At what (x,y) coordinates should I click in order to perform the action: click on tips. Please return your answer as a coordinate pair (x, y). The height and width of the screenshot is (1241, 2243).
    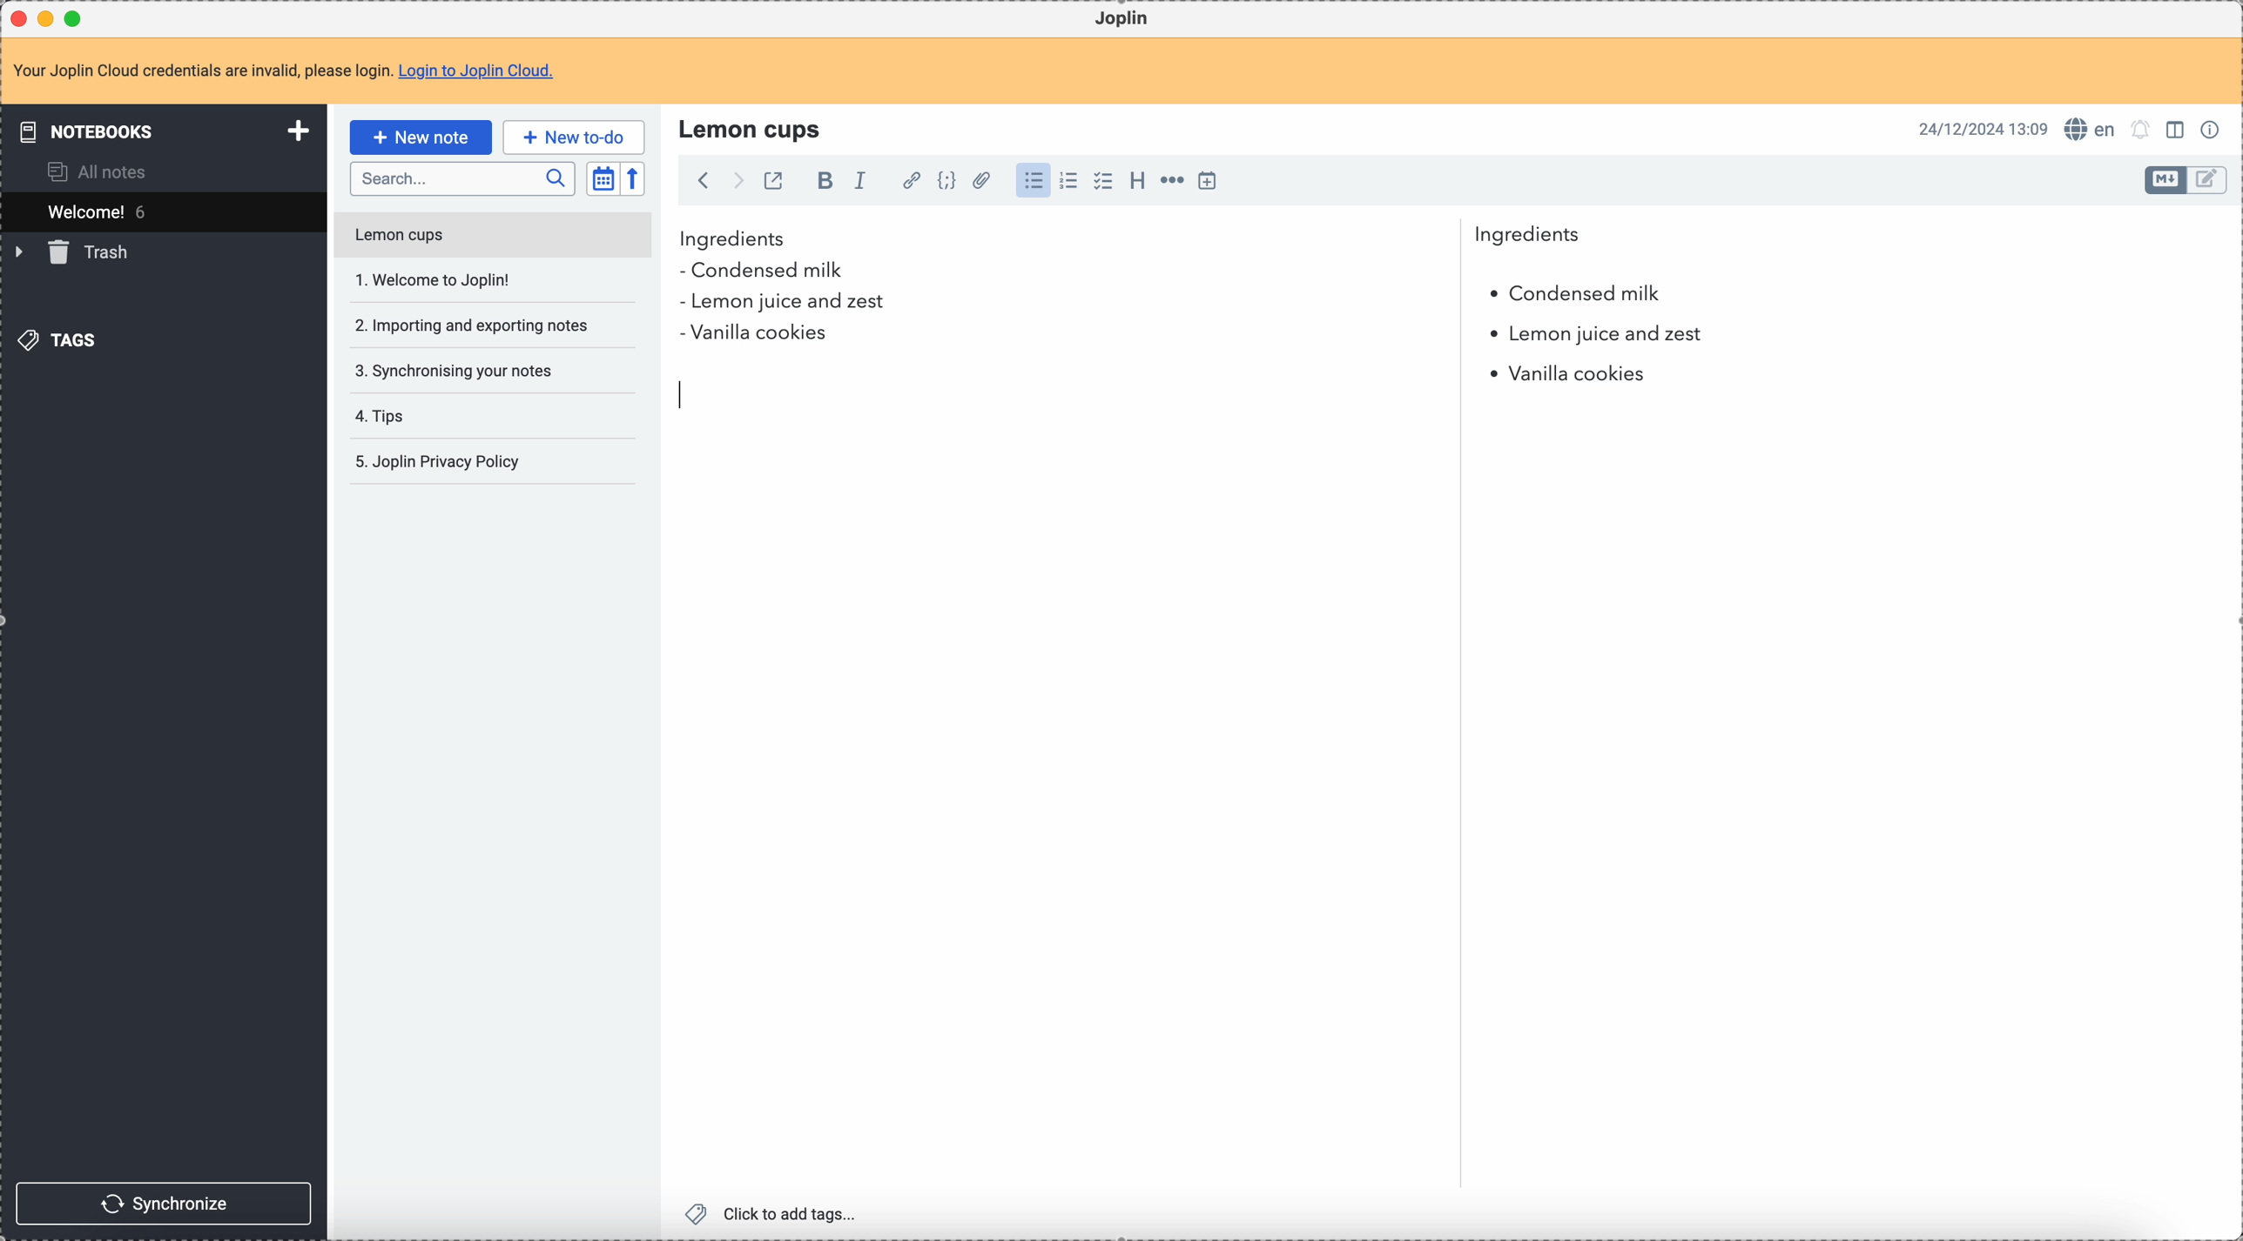
    Looking at the image, I should click on (383, 418).